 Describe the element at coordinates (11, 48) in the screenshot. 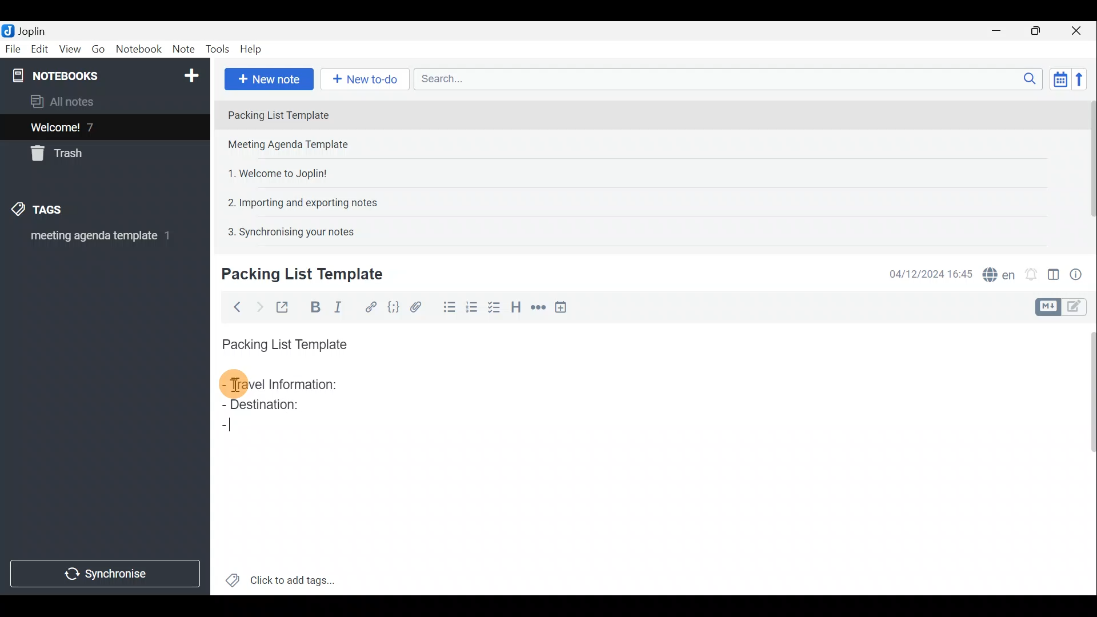

I see `File` at that location.